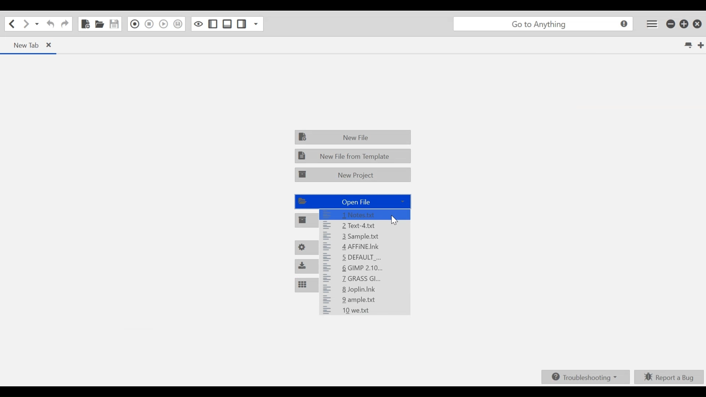 The image size is (706, 397). What do you see at coordinates (228, 24) in the screenshot?
I see `Show/Hide Bottom Pane` at bounding box center [228, 24].